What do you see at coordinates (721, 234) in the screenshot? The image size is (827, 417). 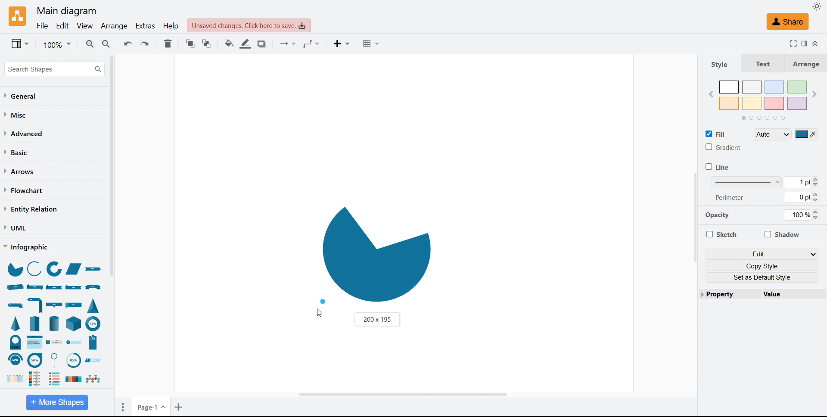 I see `Sketch ` at bounding box center [721, 234].